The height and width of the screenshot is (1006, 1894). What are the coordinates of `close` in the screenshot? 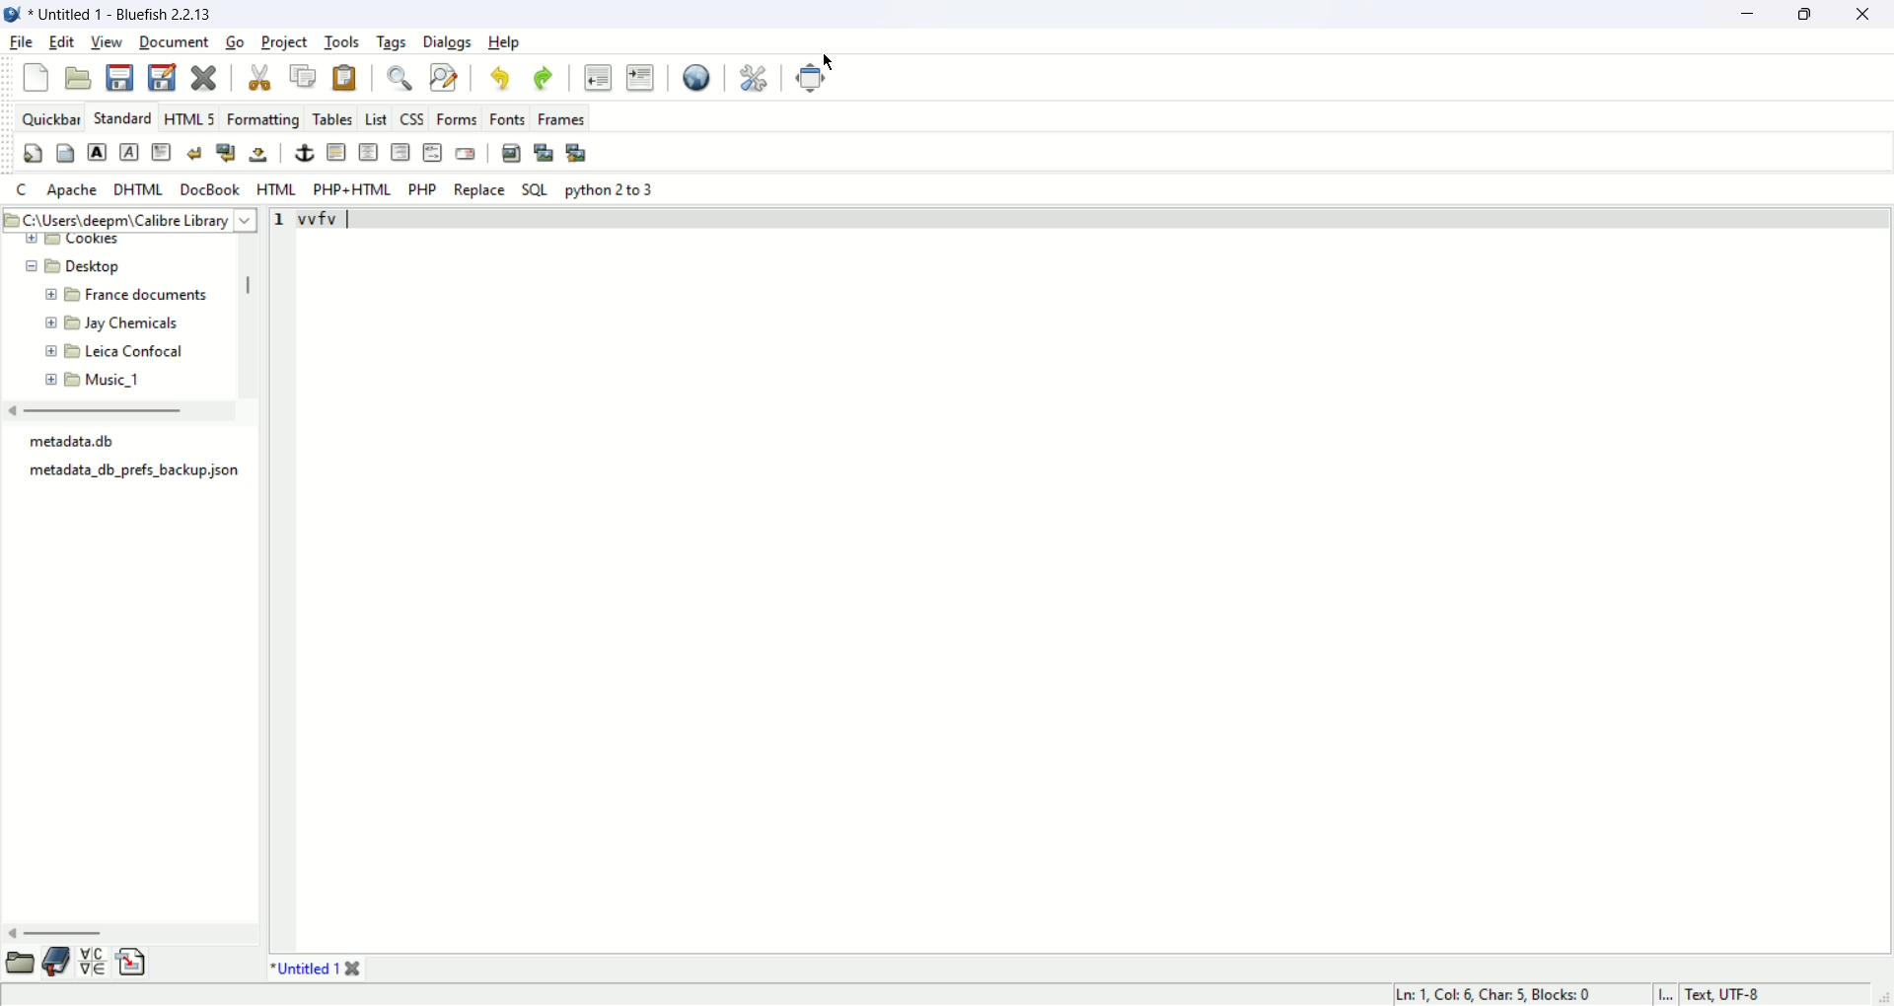 It's located at (1870, 16).